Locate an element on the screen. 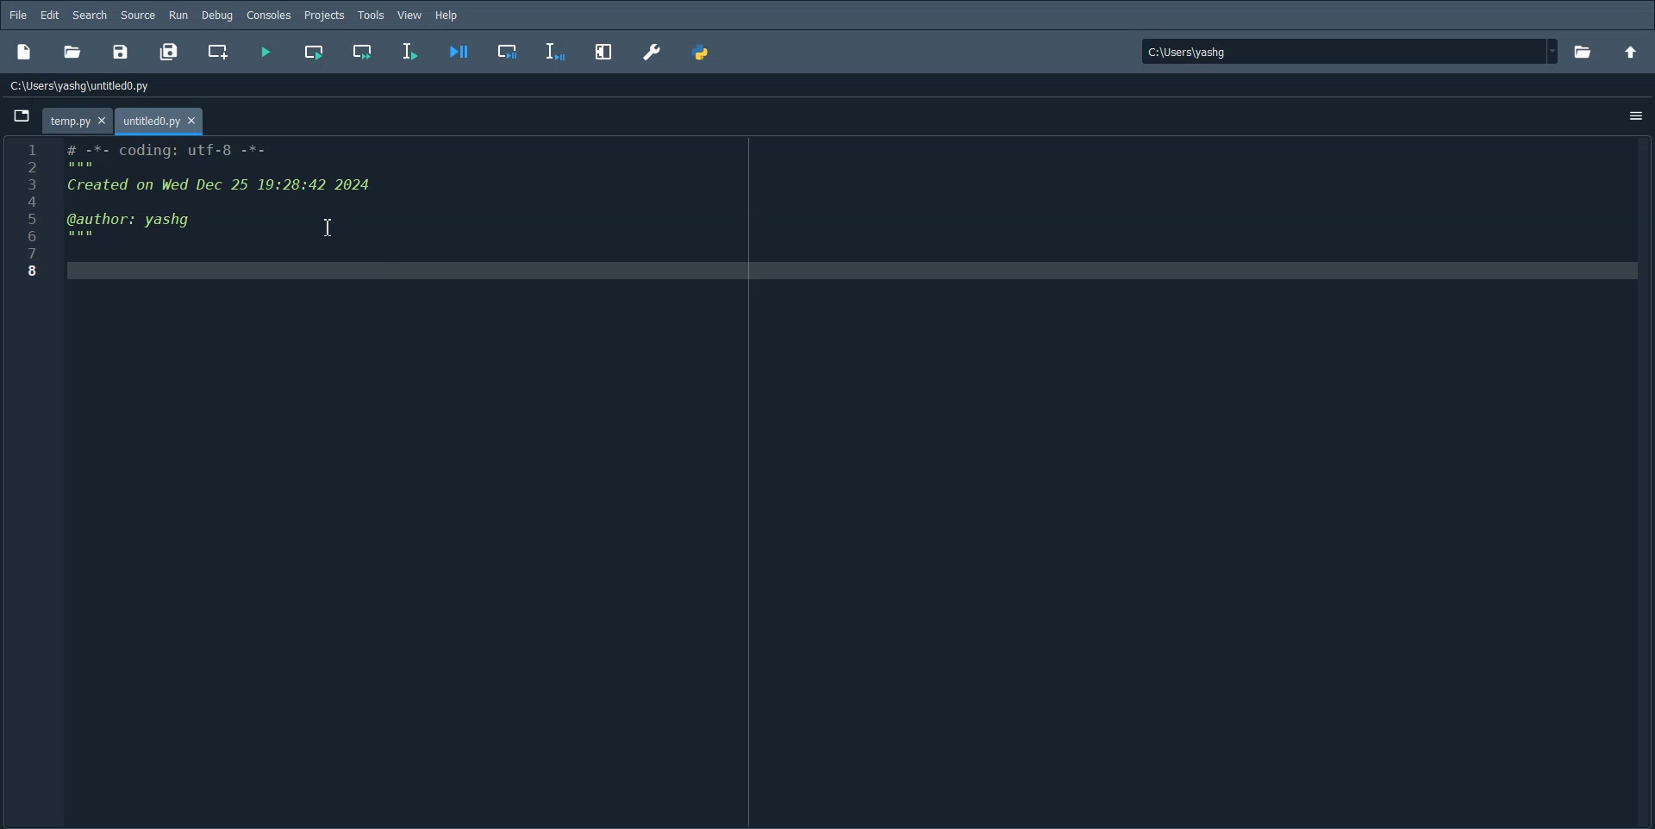 The width and height of the screenshot is (1655, 829). File is located at coordinates (19, 16).